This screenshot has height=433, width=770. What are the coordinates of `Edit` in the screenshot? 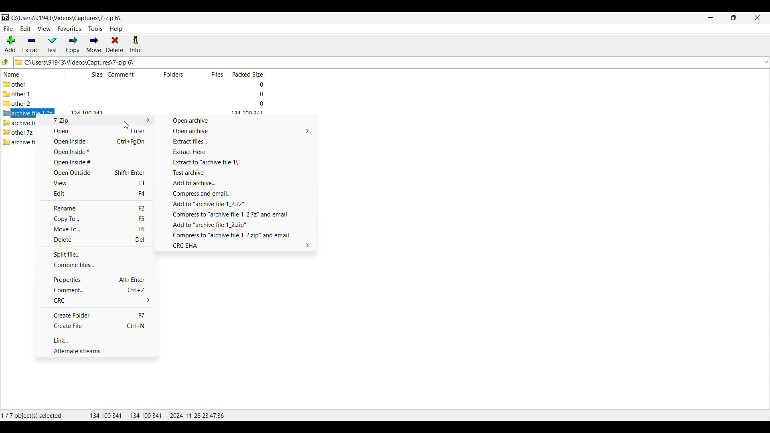 It's located at (95, 193).